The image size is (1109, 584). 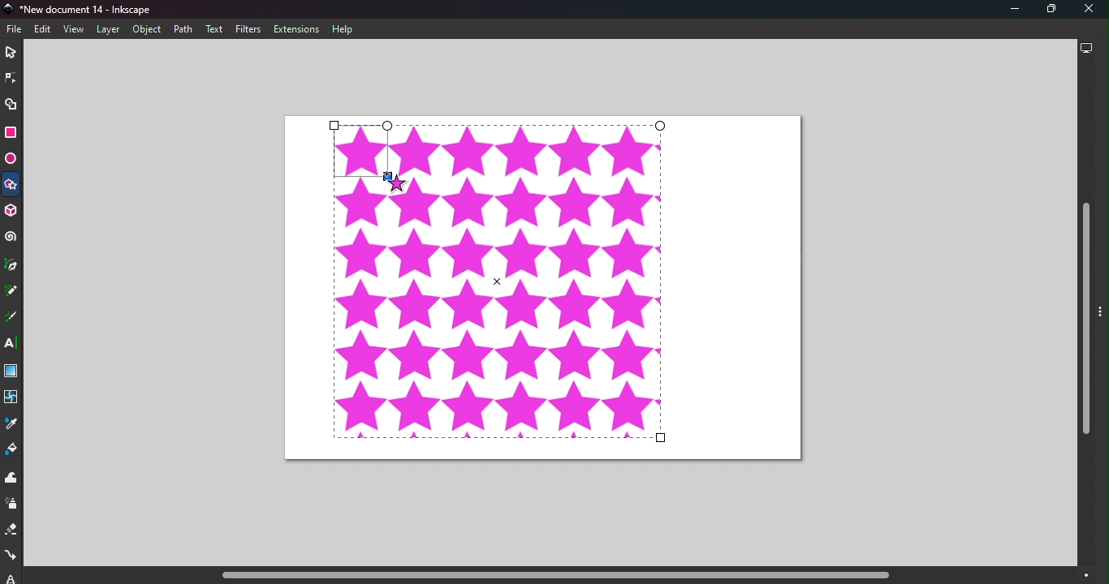 I want to click on Pen tool, so click(x=12, y=265).